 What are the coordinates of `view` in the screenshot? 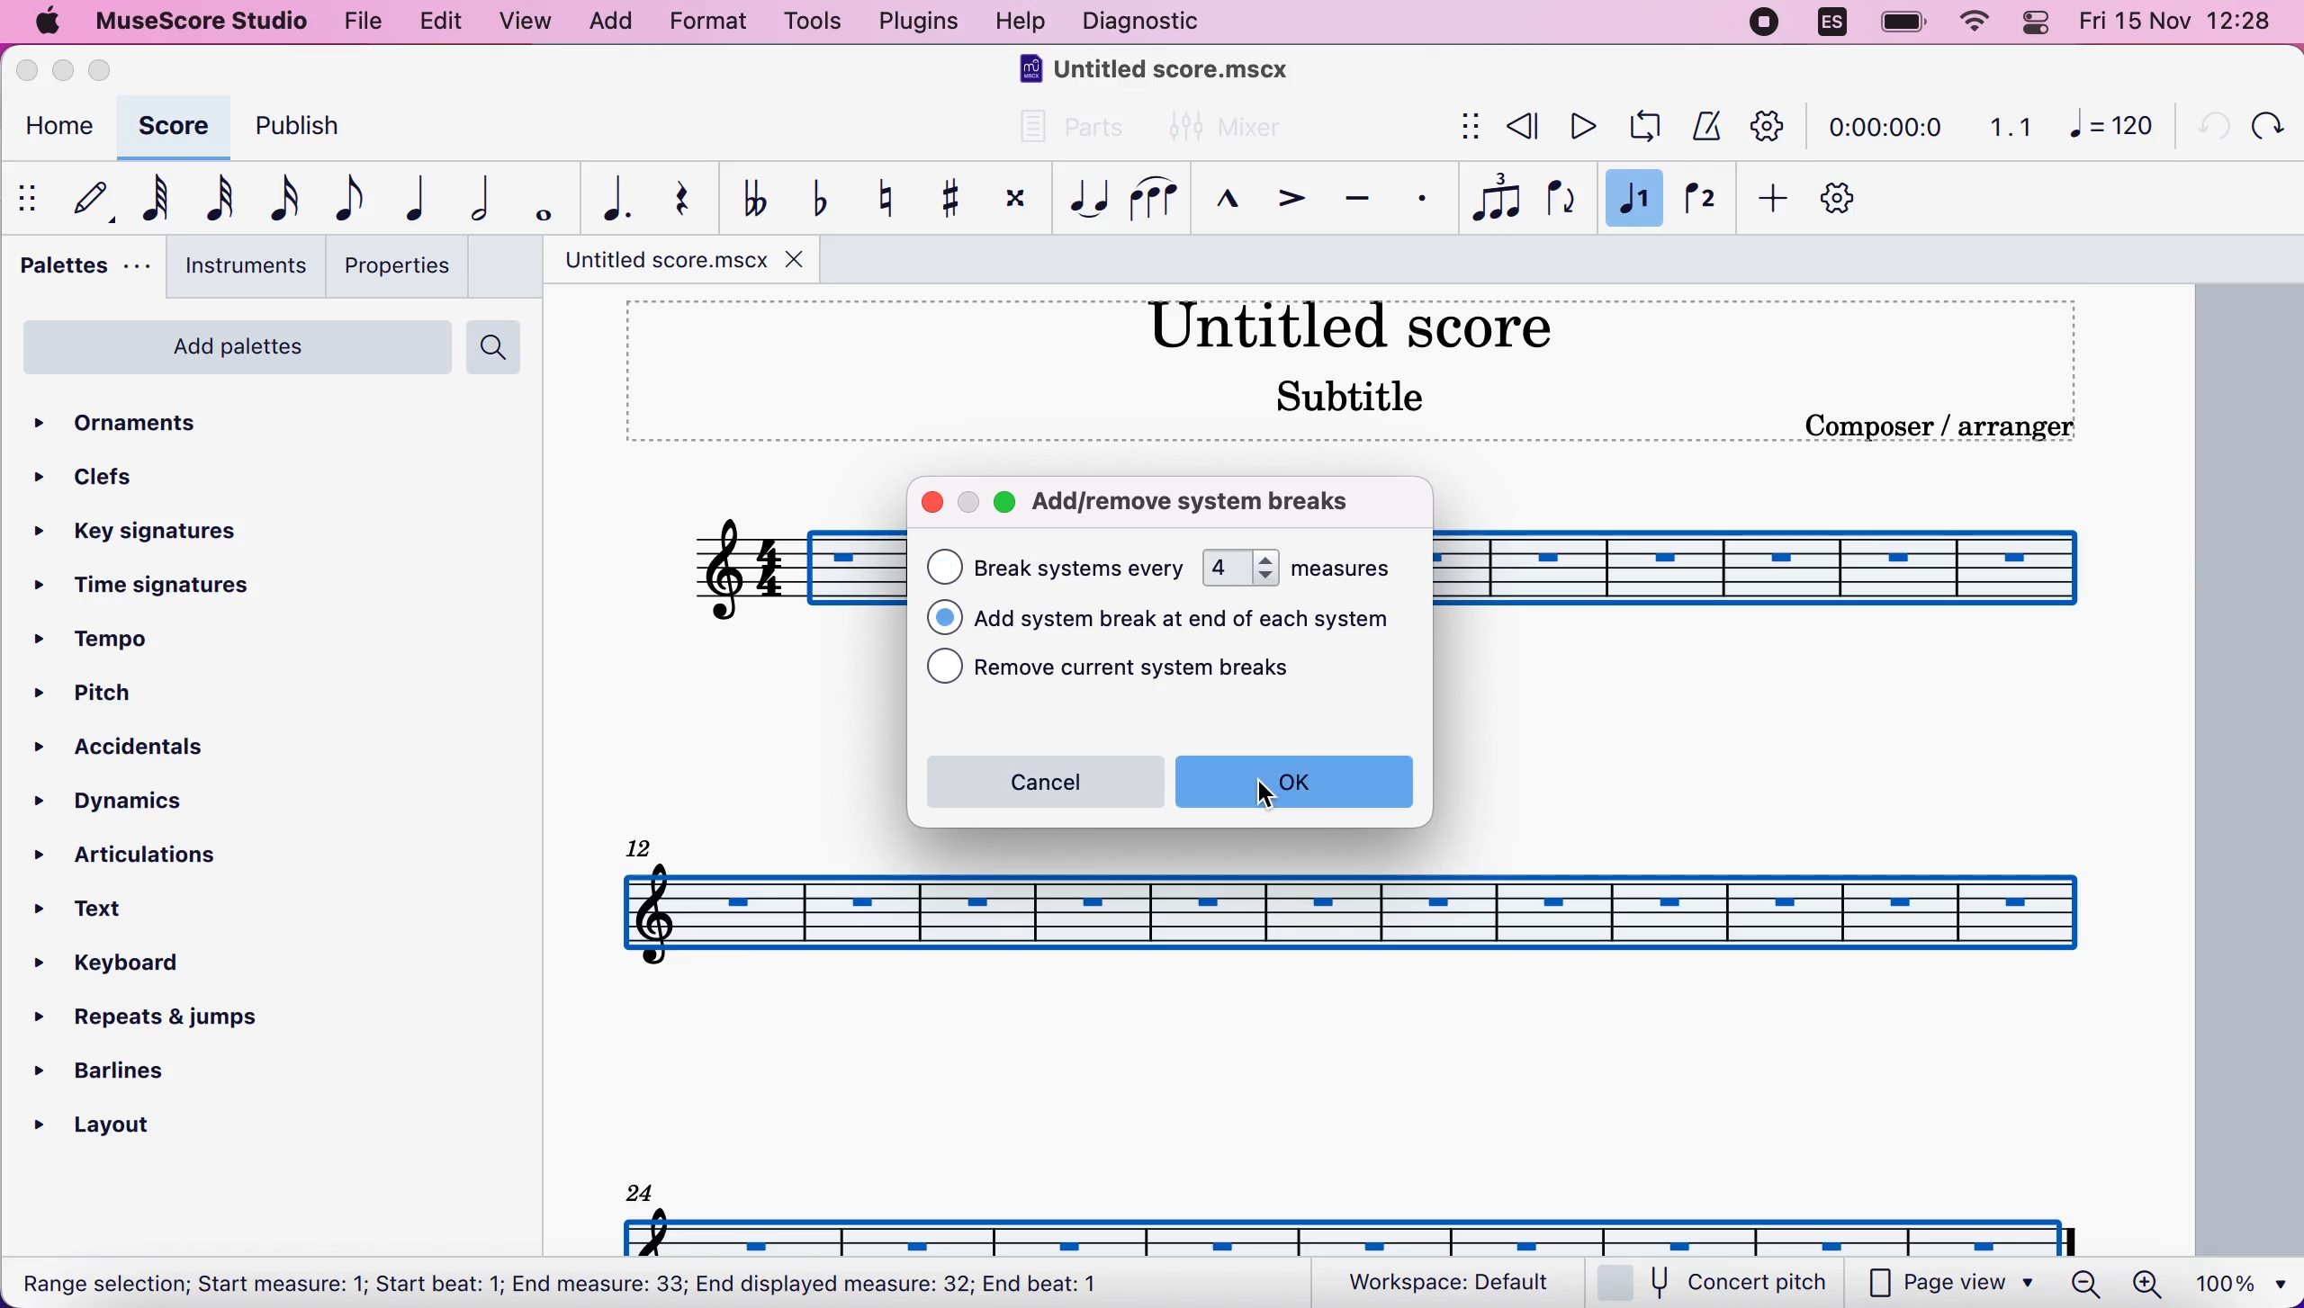 It's located at (527, 24).